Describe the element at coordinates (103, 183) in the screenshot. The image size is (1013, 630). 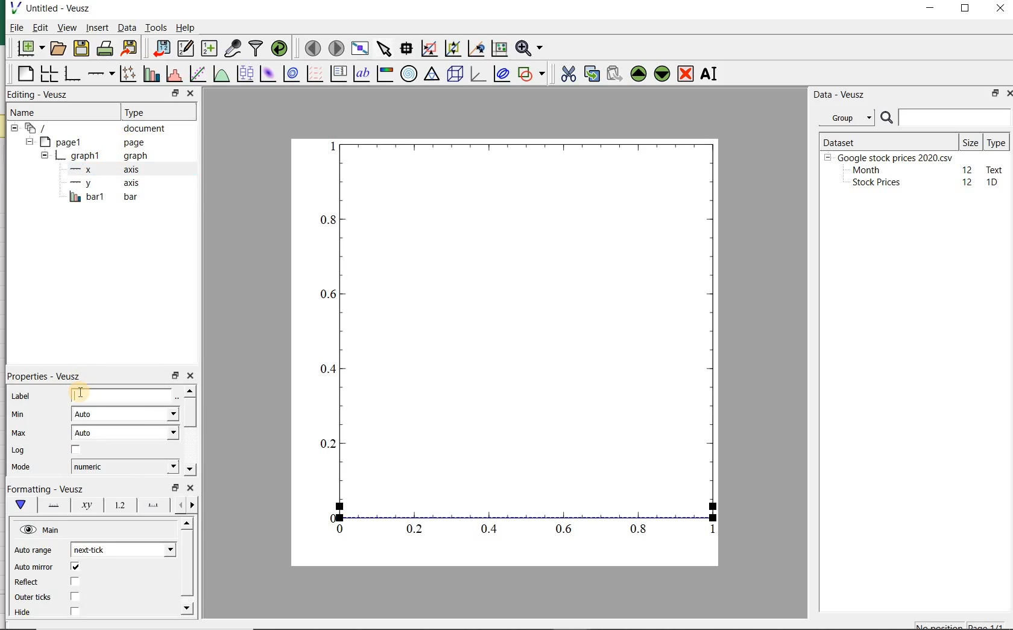
I see `y-axis` at that location.